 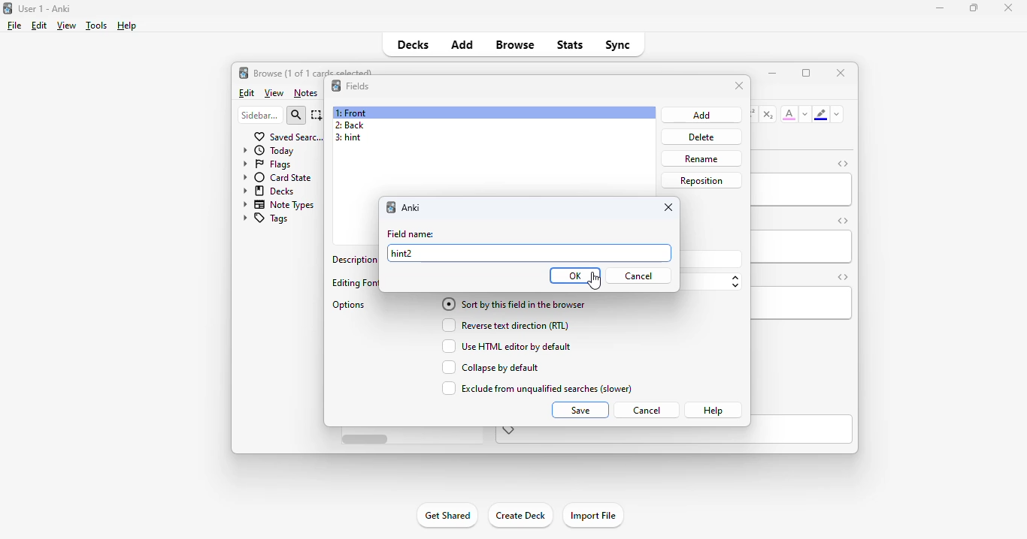 What do you see at coordinates (575, 276) in the screenshot?
I see `OK` at bounding box center [575, 276].